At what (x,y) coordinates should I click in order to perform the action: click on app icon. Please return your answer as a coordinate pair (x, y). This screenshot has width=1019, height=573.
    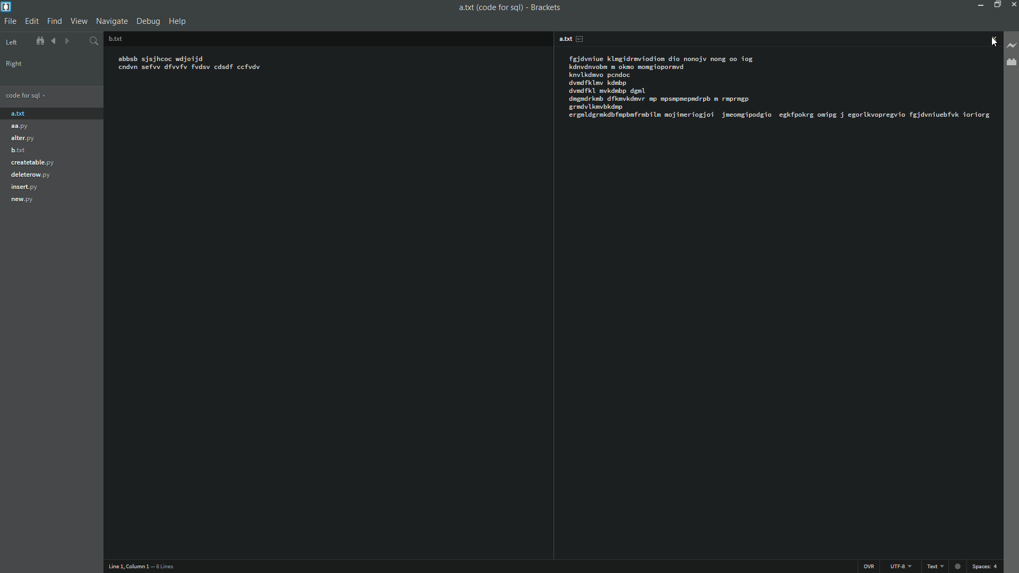
    Looking at the image, I should click on (6, 6).